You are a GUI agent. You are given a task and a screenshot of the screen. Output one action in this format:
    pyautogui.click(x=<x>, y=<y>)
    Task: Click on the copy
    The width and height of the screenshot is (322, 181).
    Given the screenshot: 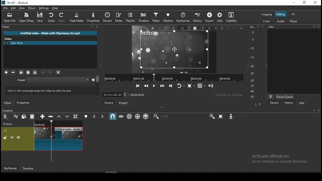 What is the action you would take?
    pyautogui.click(x=24, y=116)
    